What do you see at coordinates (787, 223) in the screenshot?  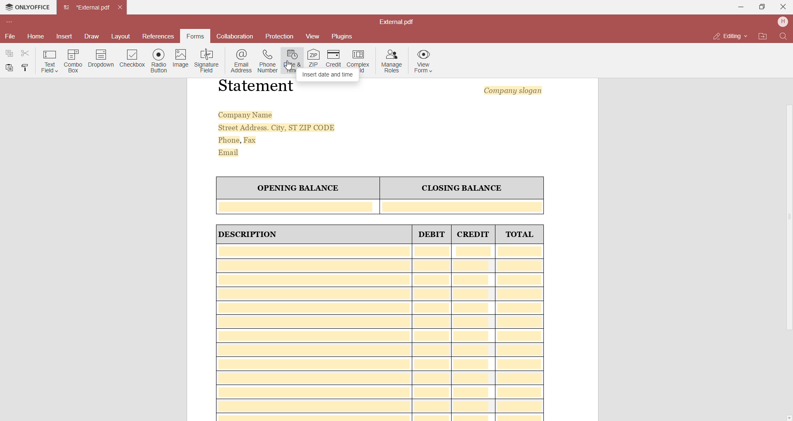 I see `Scroll Bar` at bounding box center [787, 223].